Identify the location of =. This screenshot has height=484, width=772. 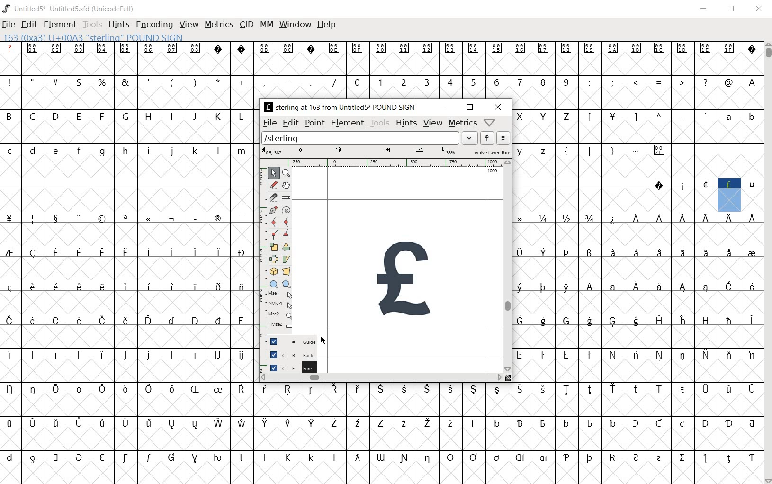
(659, 82).